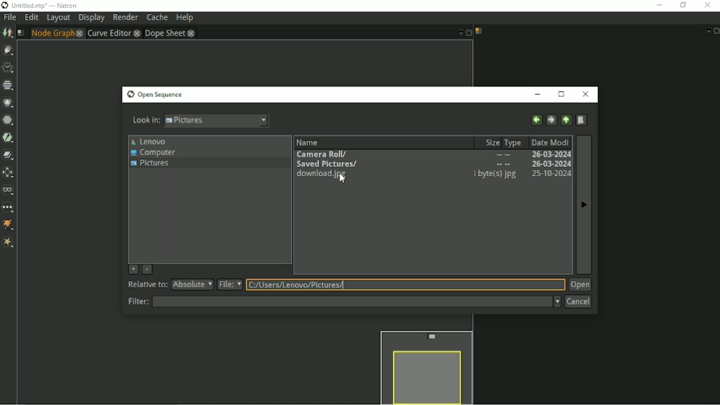 The height and width of the screenshot is (405, 720). Describe the element at coordinates (535, 120) in the screenshot. I see `Go back` at that location.